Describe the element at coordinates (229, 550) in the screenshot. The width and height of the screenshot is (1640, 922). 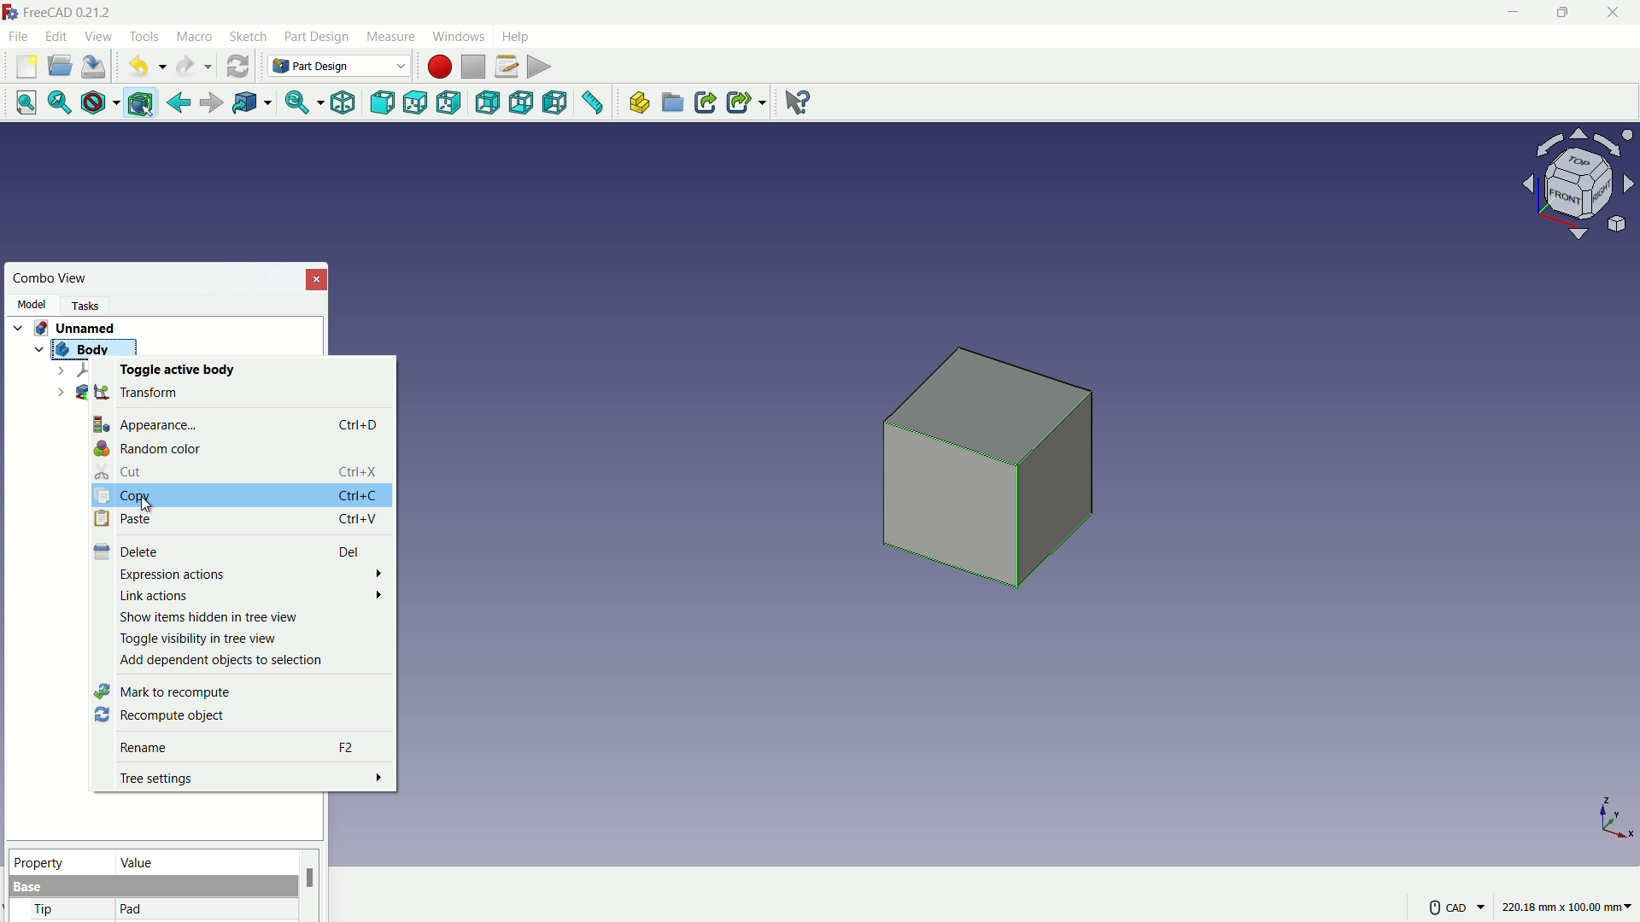
I see `Delete Del` at that location.